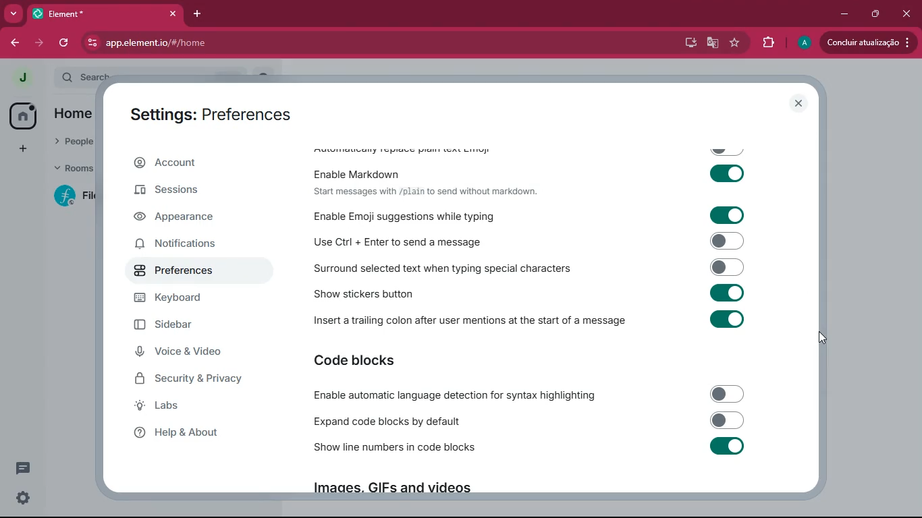 The image size is (922, 518). Describe the element at coordinates (734, 44) in the screenshot. I see `favourite` at that location.